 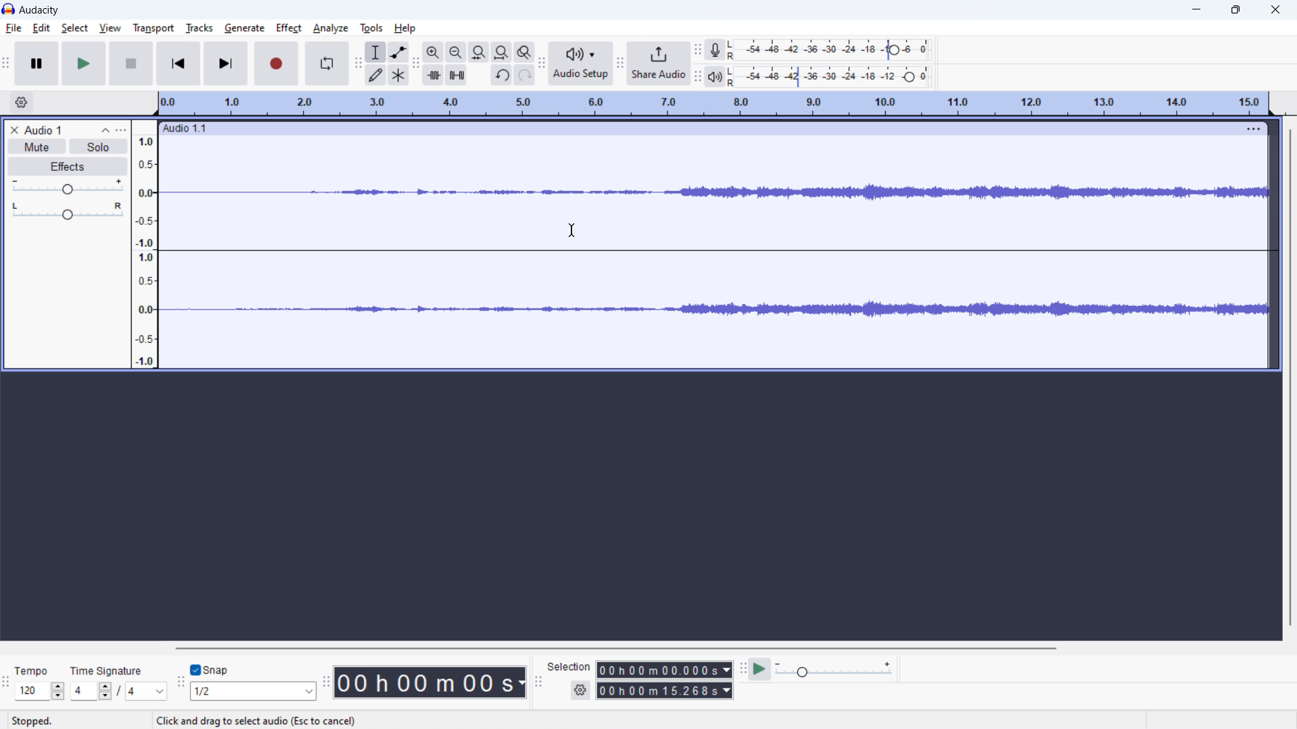 What do you see at coordinates (14, 28) in the screenshot?
I see `file` at bounding box center [14, 28].